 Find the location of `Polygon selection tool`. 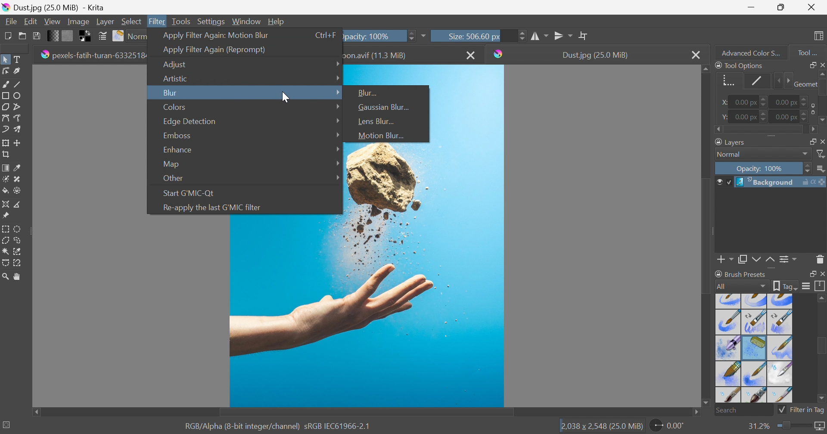

Polygon selection tool is located at coordinates (7, 240).